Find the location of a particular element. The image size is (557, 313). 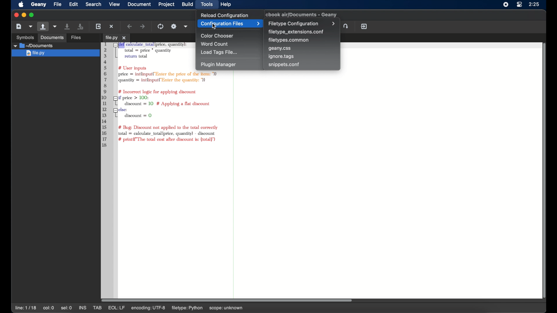

color looser dialog is located at coordinates (216, 26).